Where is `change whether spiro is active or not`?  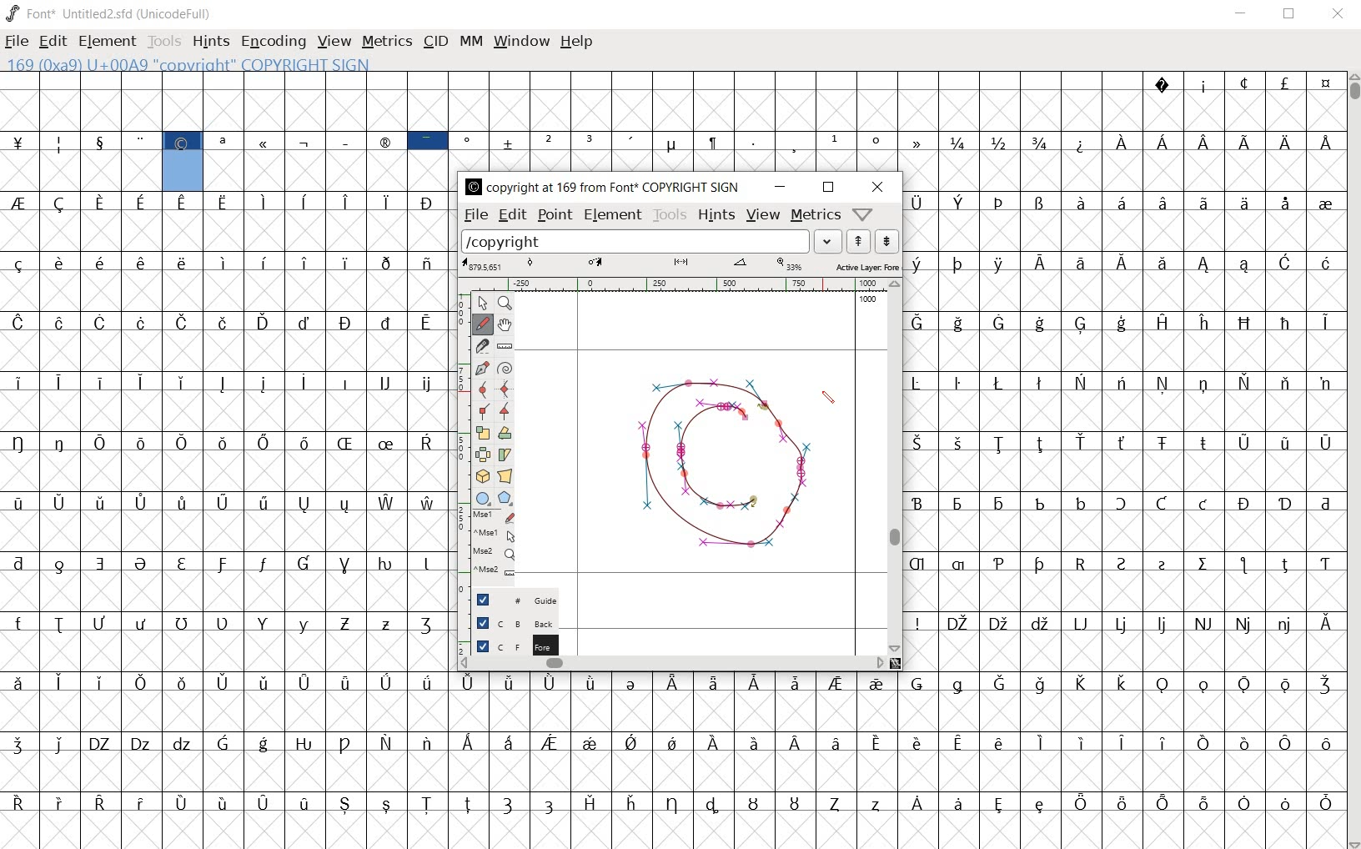 change whether spiro is active or not is located at coordinates (505, 368).